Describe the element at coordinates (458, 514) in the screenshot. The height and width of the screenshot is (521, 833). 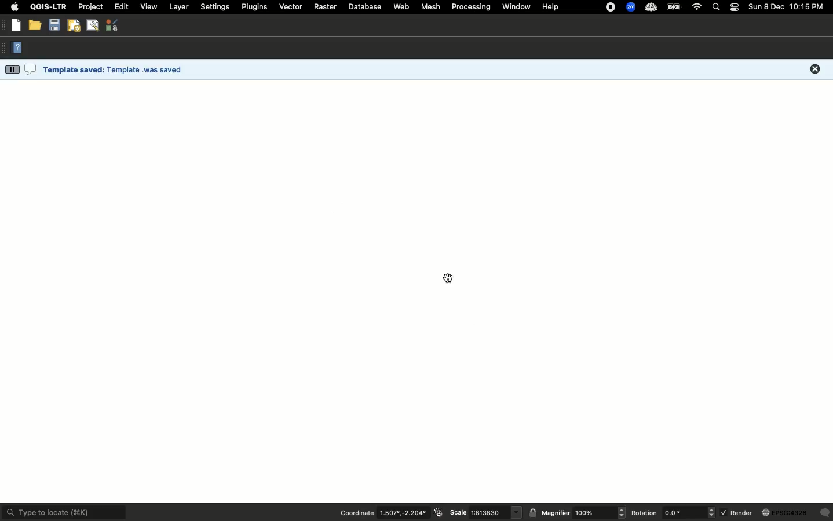
I see `Scale` at that location.